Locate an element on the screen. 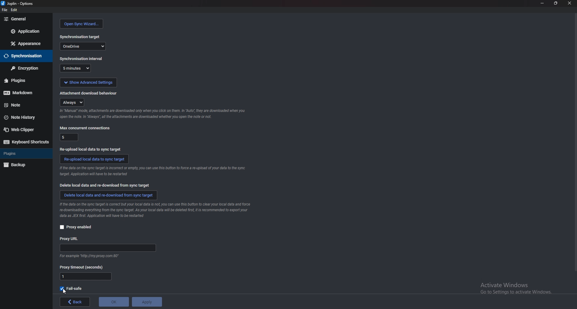 This screenshot has width=577, height=309. edit is located at coordinates (15, 10).